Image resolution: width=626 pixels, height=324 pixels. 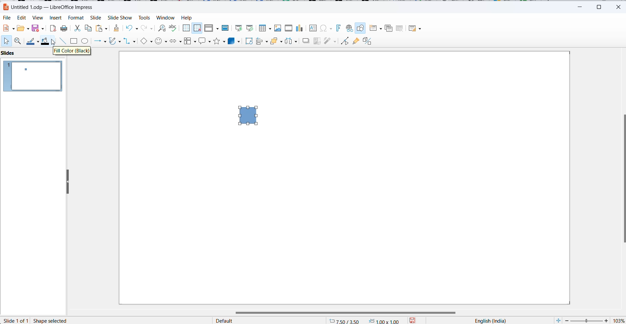 I want to click on clear direct formatting, so click(x=116, y=28).